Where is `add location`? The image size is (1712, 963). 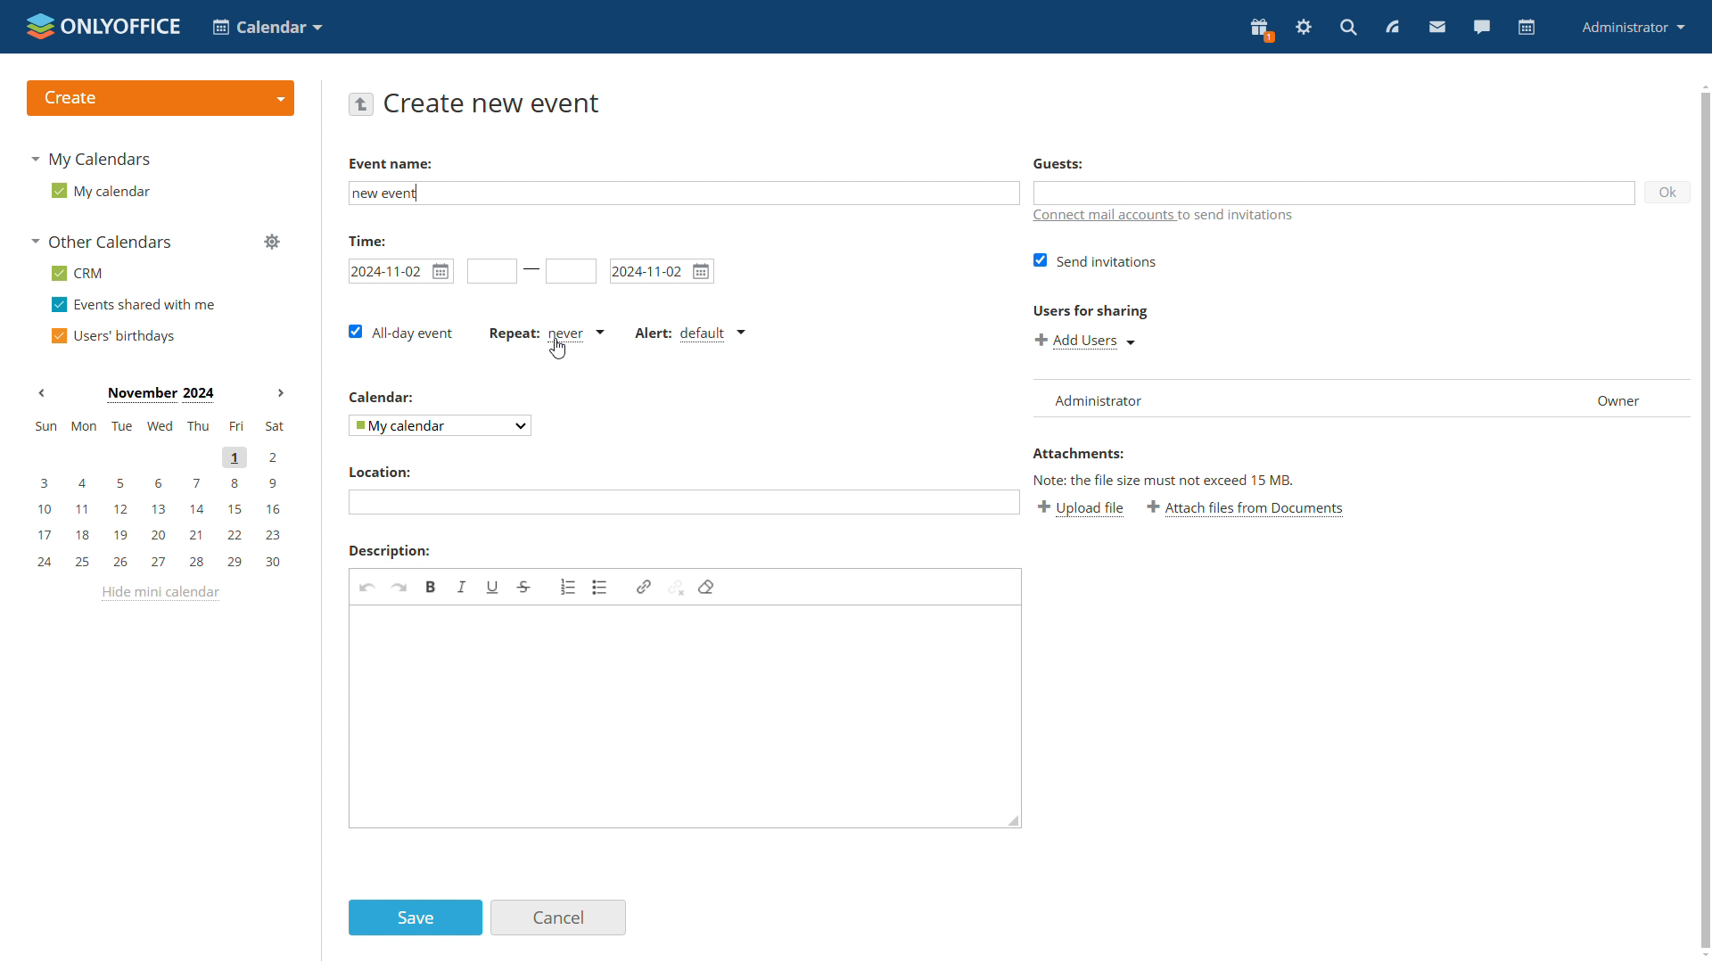 add location is located at coordinates (682, 501).